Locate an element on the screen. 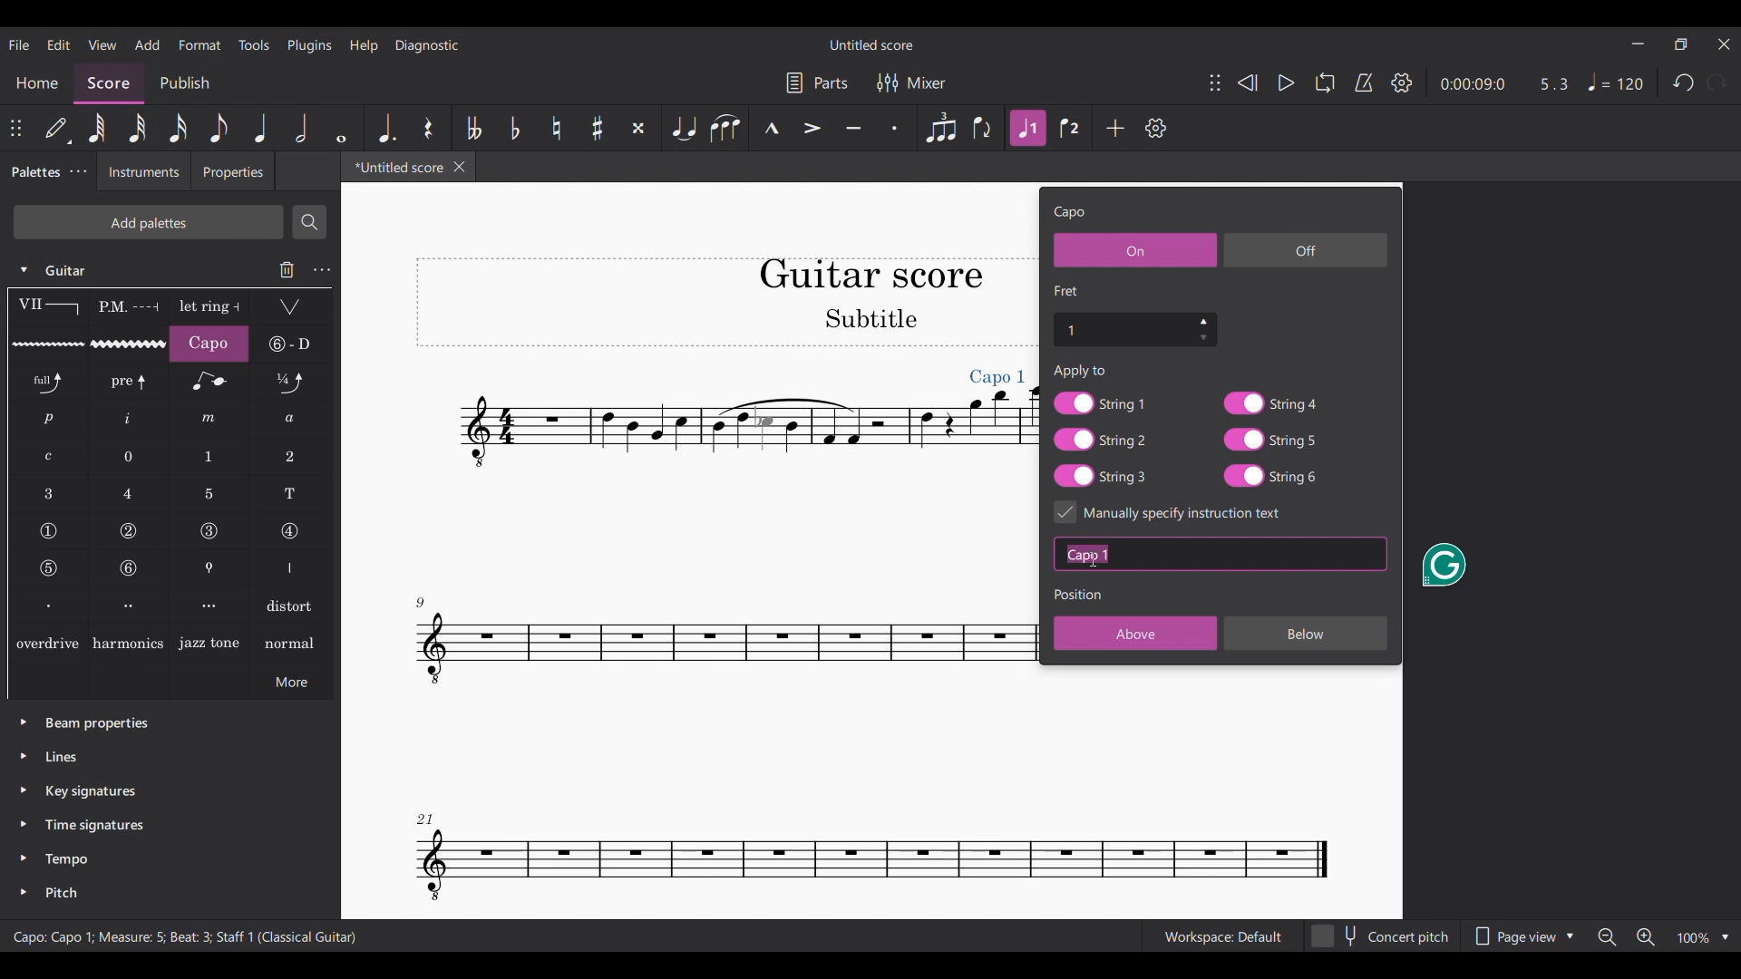 The image size is (1741, 979). Tie is located at coordinates (682, 128).